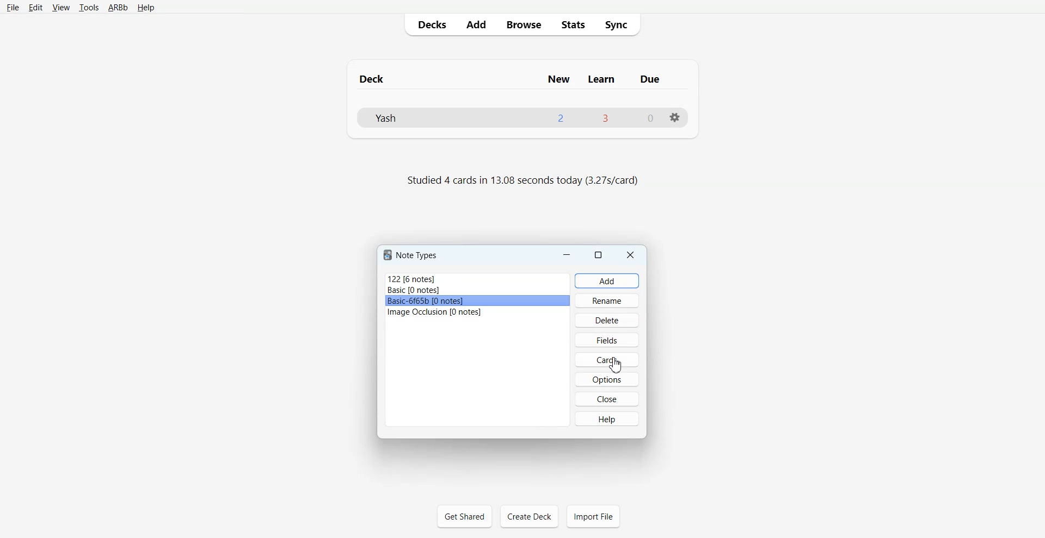 The image size is (1045, 538). What do you see at coordinates (477, 312) in the screenshot?
I see `Image Occlusion` at bounding box center [477, 312].